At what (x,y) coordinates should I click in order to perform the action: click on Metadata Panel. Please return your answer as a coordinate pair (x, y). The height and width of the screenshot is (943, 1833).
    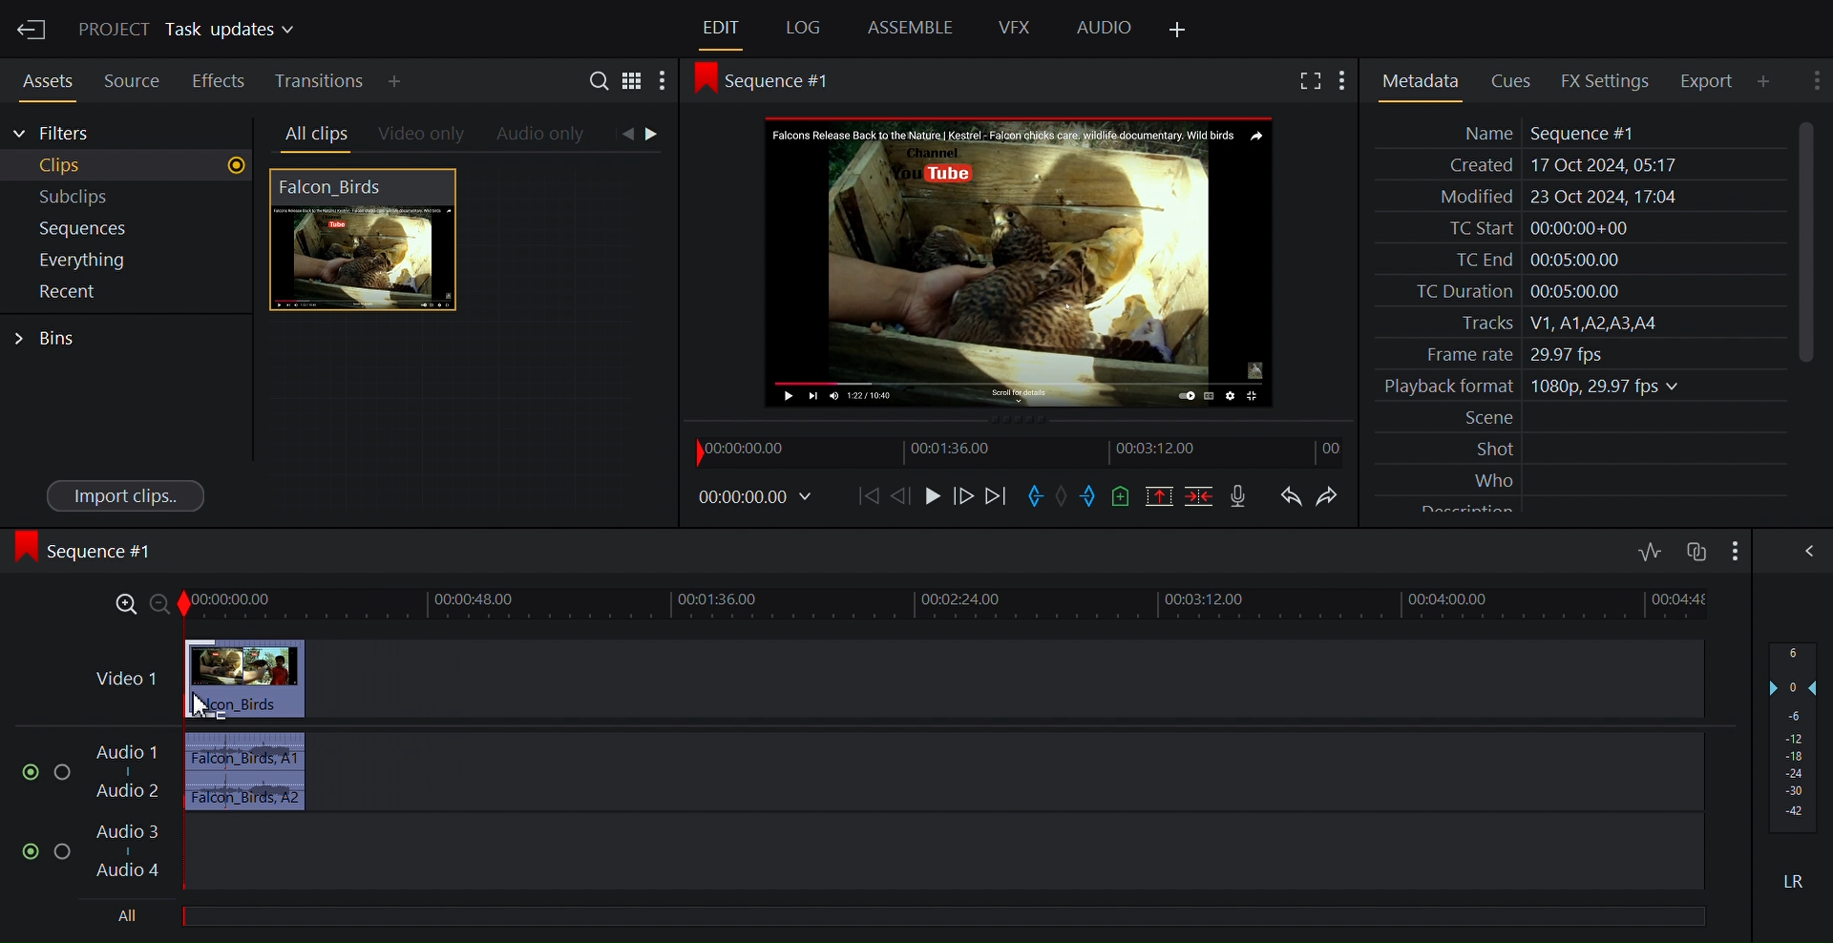
    Looking at the image, I should click on (1420, 81).